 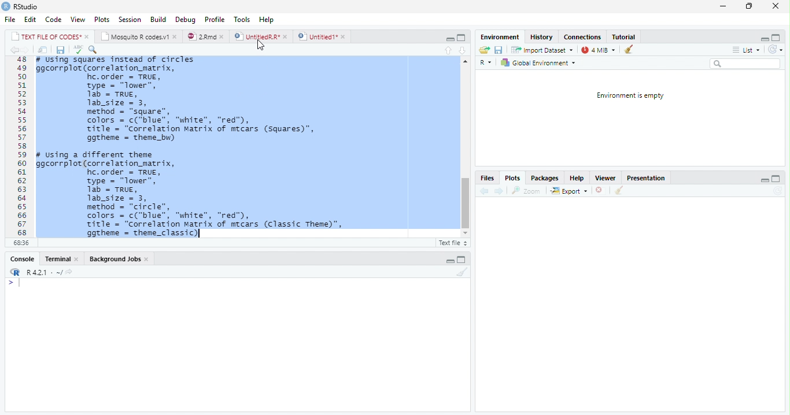 I want to click on go to next section/chunk, so click(x=463, y=49).